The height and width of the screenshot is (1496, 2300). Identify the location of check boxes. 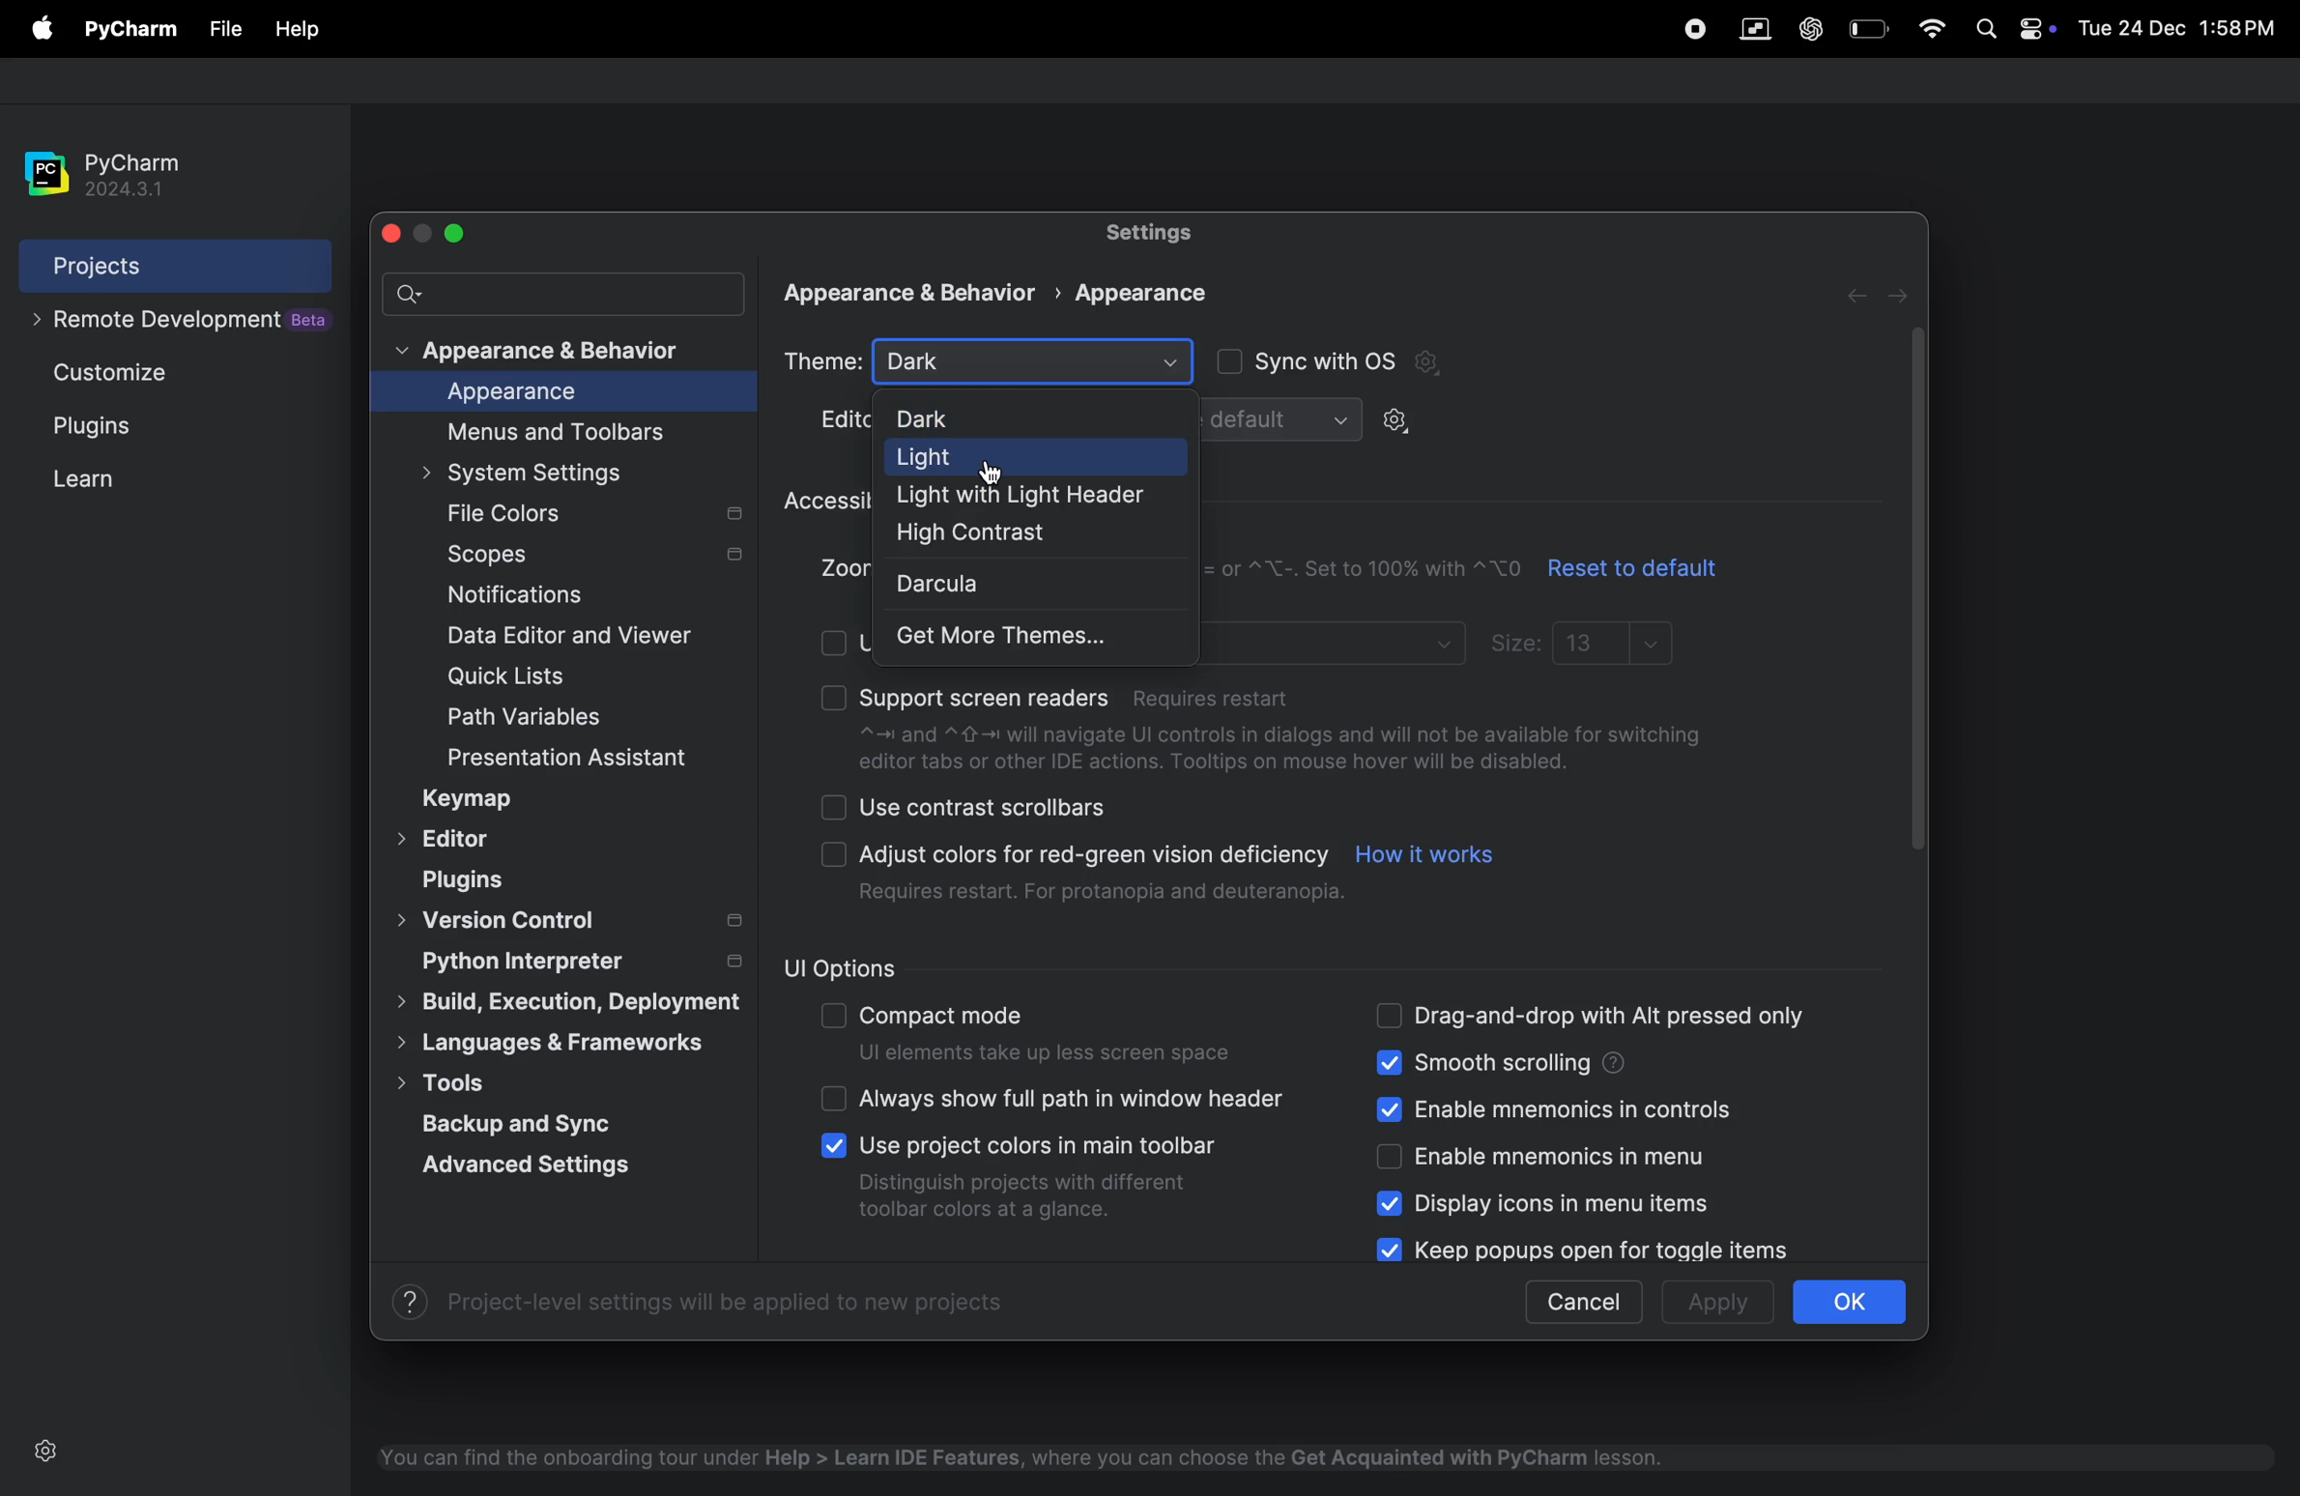
(833, 697).